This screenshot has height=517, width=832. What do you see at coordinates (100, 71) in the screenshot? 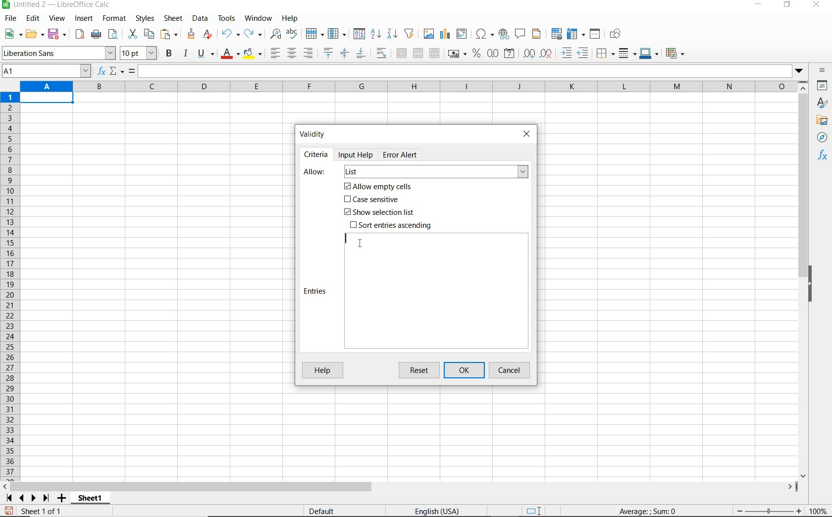
I see `function wizard` at bounding box center [100, 71].